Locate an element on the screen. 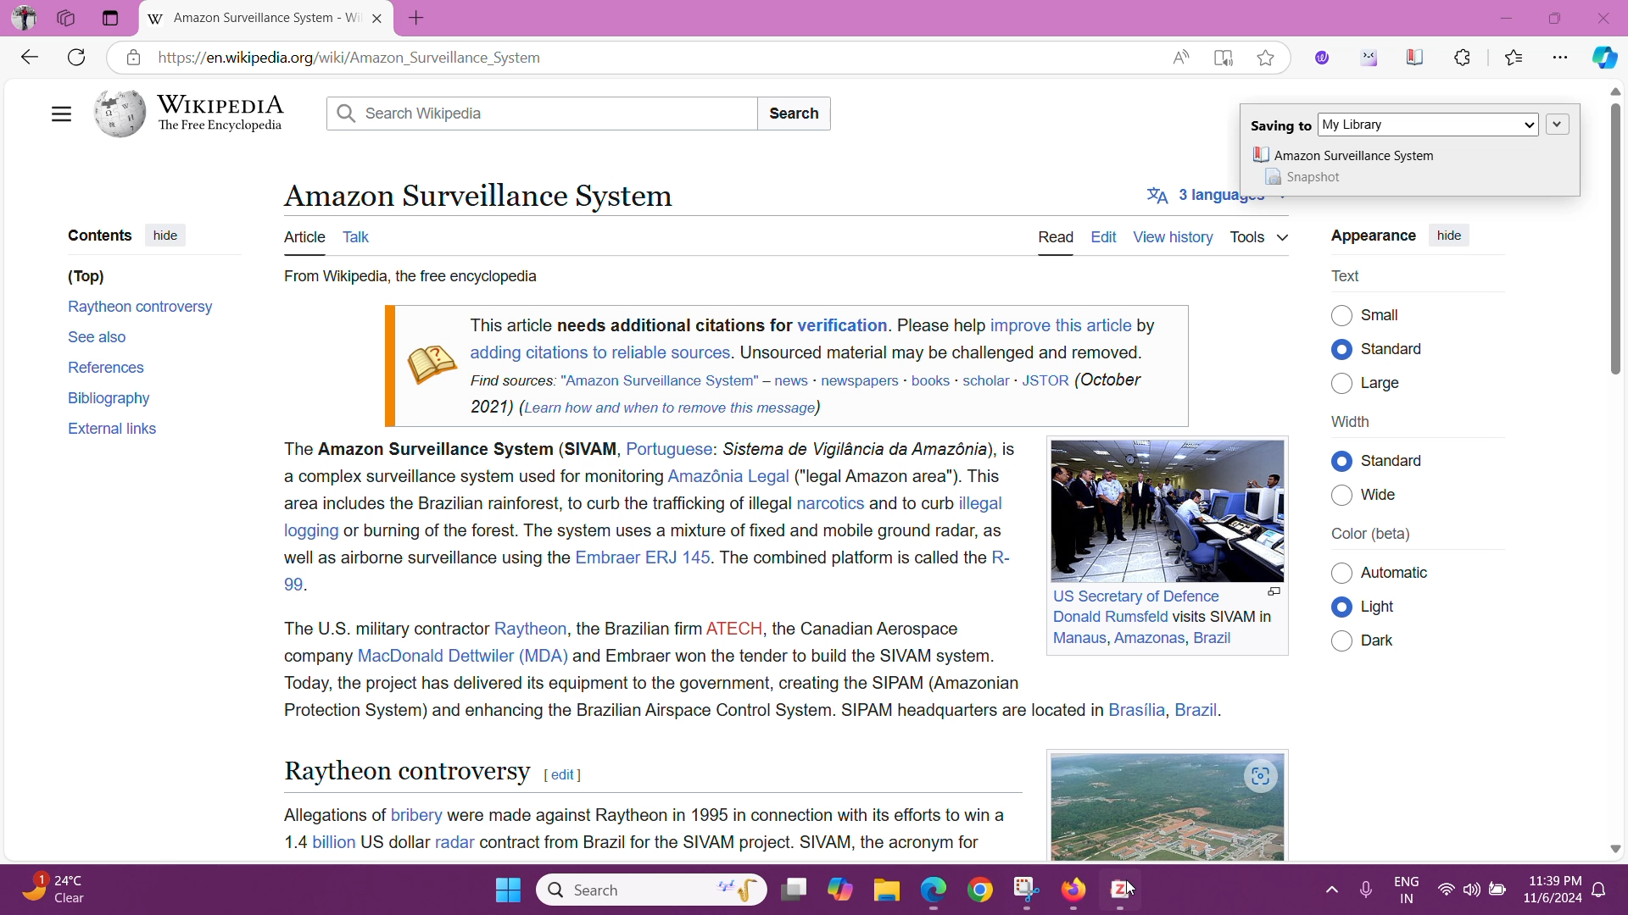  Brazil is located at coordinates (1213, 638).